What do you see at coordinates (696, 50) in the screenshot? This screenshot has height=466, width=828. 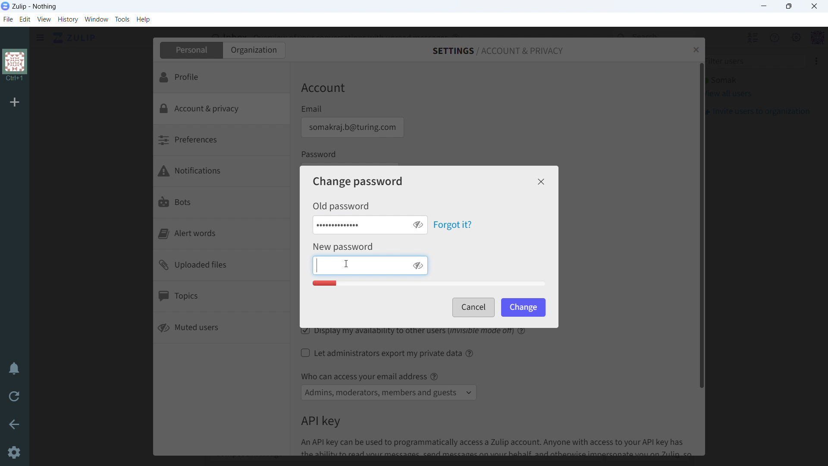 I see `close` at bounding box center [696, 50].